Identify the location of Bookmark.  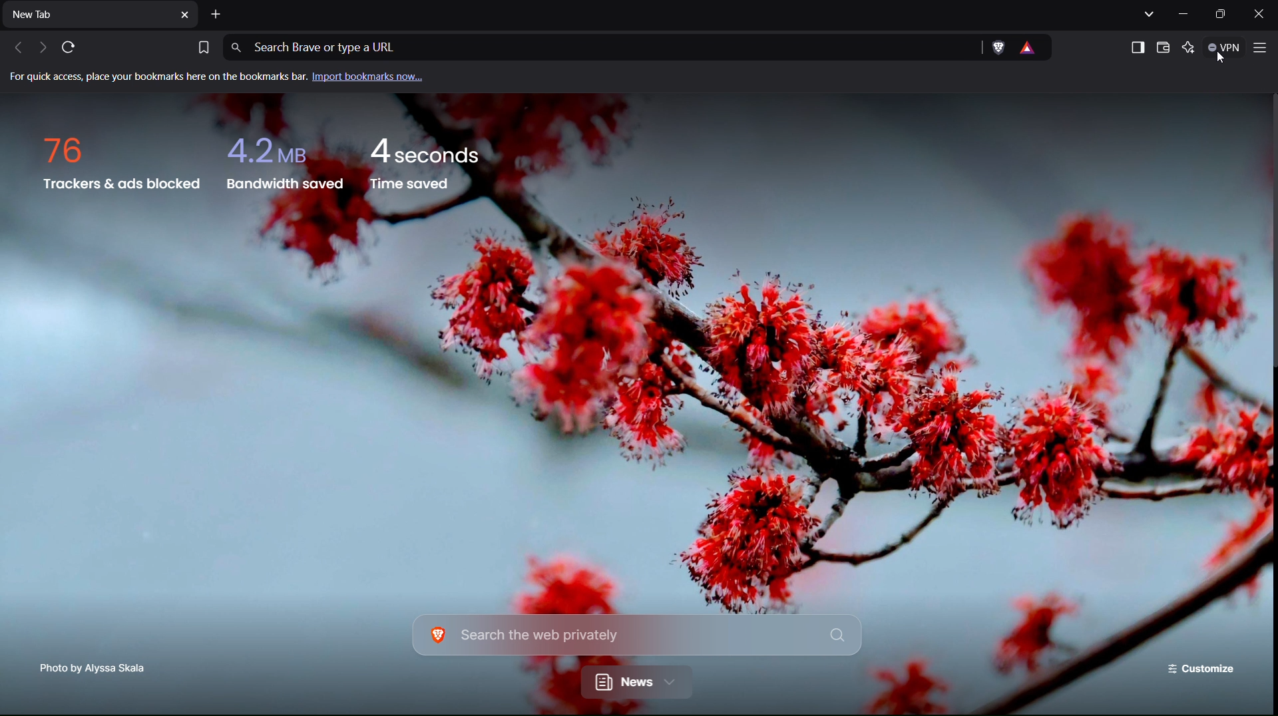
(203, 45).